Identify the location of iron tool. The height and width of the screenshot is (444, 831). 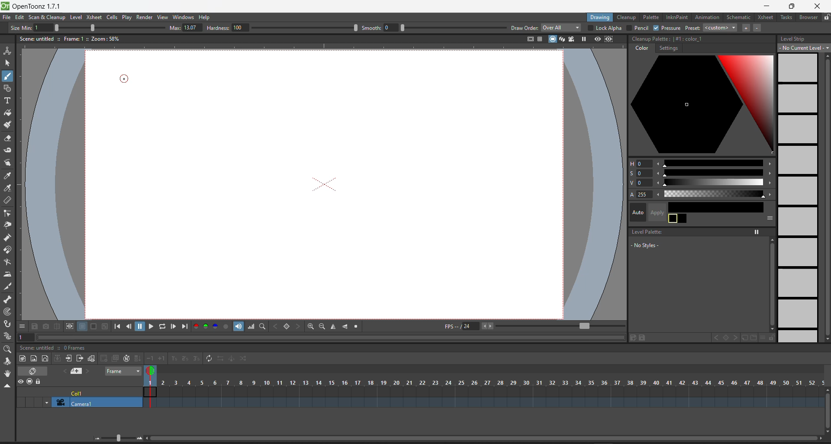
(7, 276).